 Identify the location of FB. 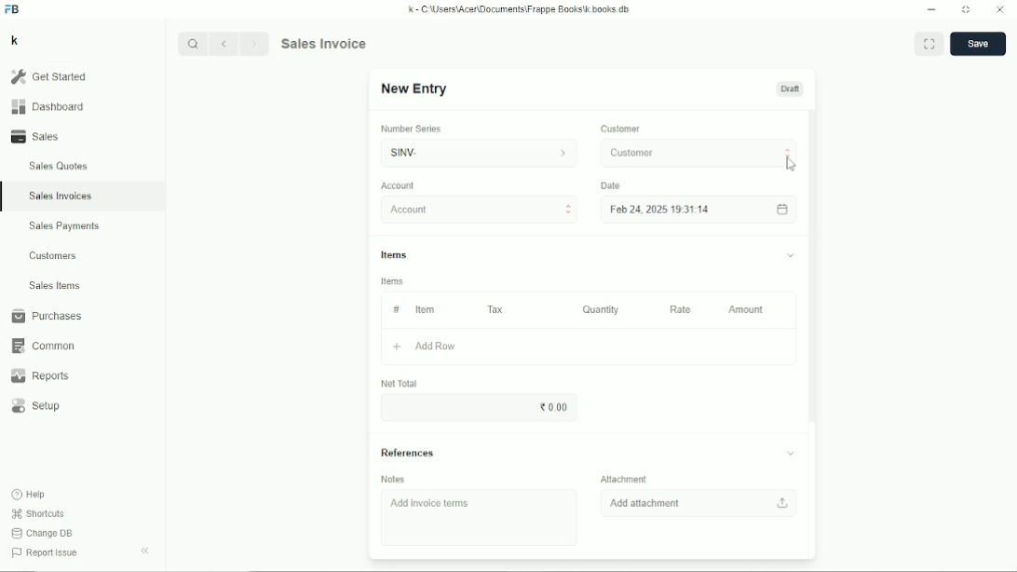
(13, 9).